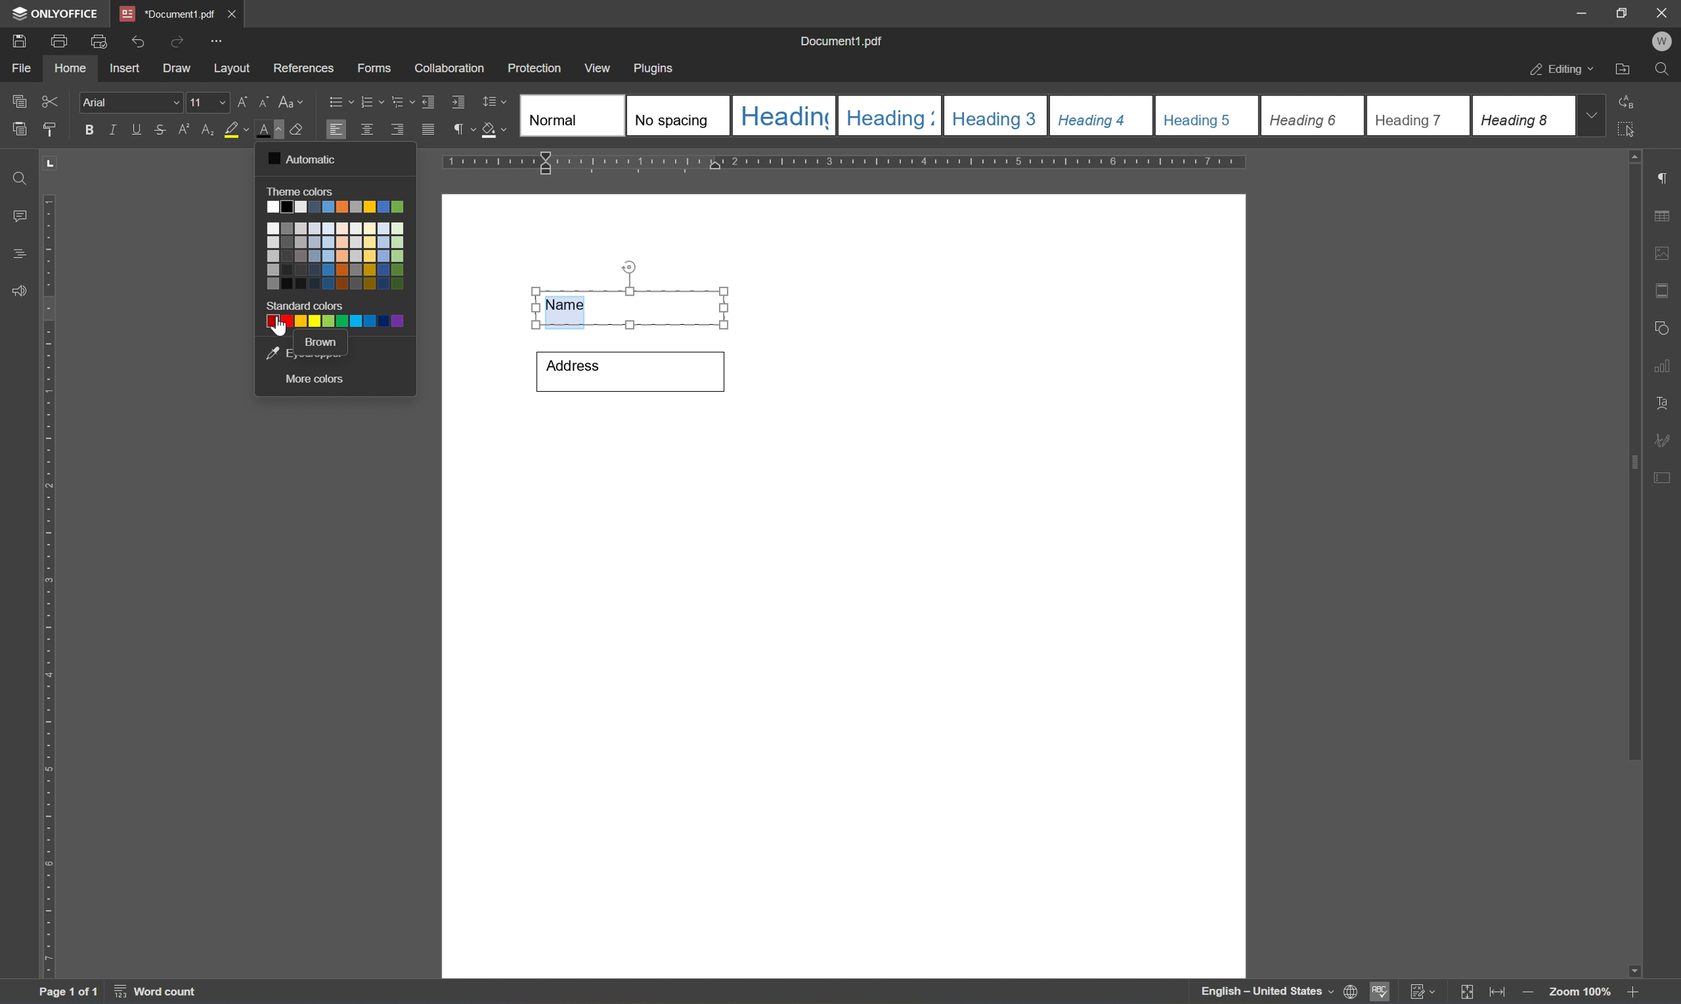 The height and width of the screenshot is (1004, 1681). I want to click on font size, so click(209, 101).